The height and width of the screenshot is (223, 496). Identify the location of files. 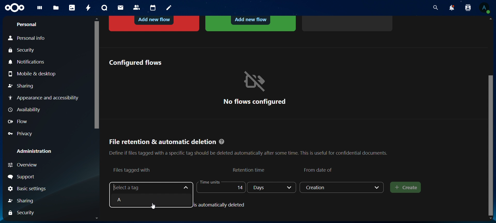
(56, 8).